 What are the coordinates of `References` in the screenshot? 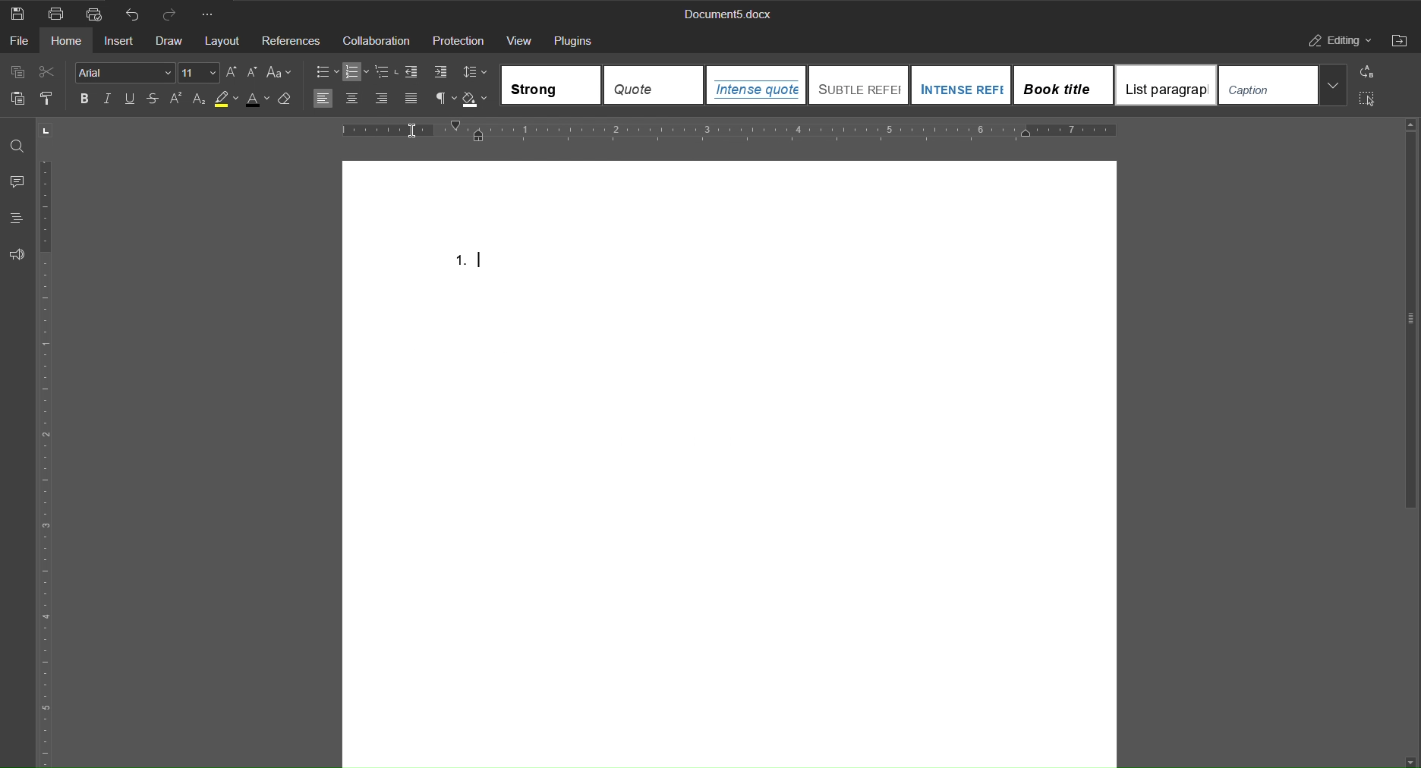 It's located at (292, 42).